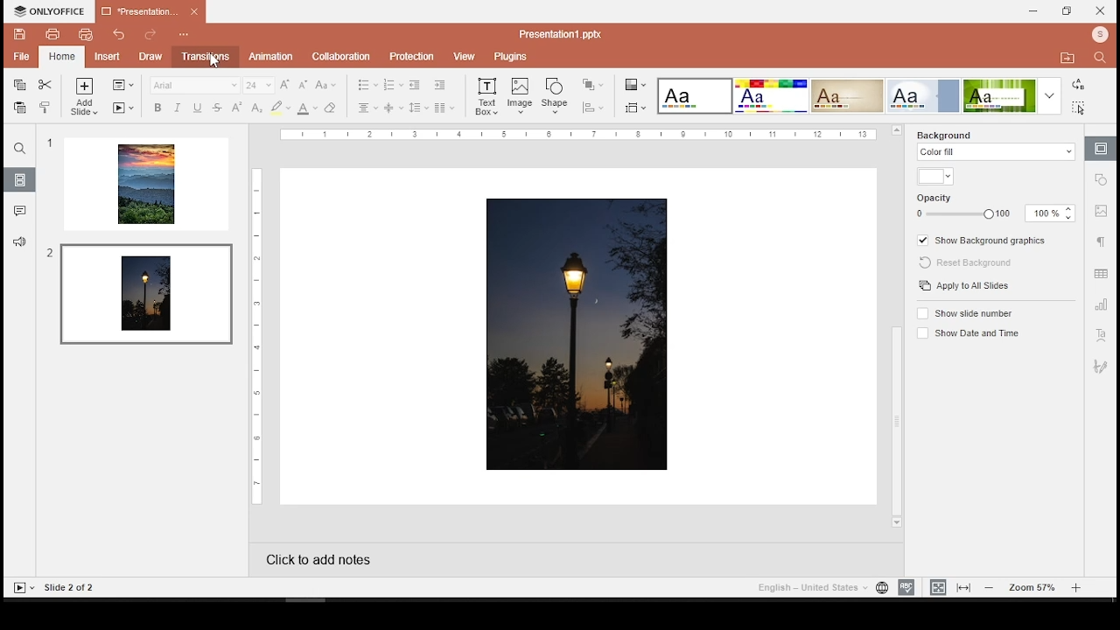 The width and height of the screenshot is (1120, 630). What do you see at coordinates (85, 97) in the screenshot?
I see `add slide` at bounding box center [85, 97].